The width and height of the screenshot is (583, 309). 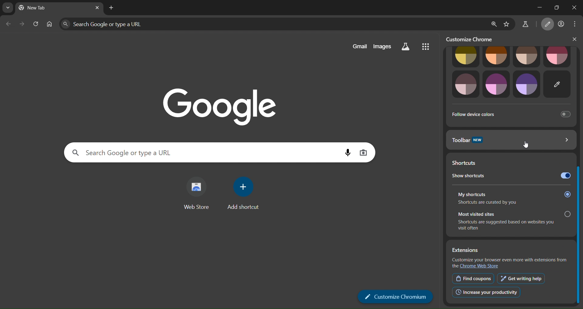 I want to click on minimize, so click(x=537, y=5).